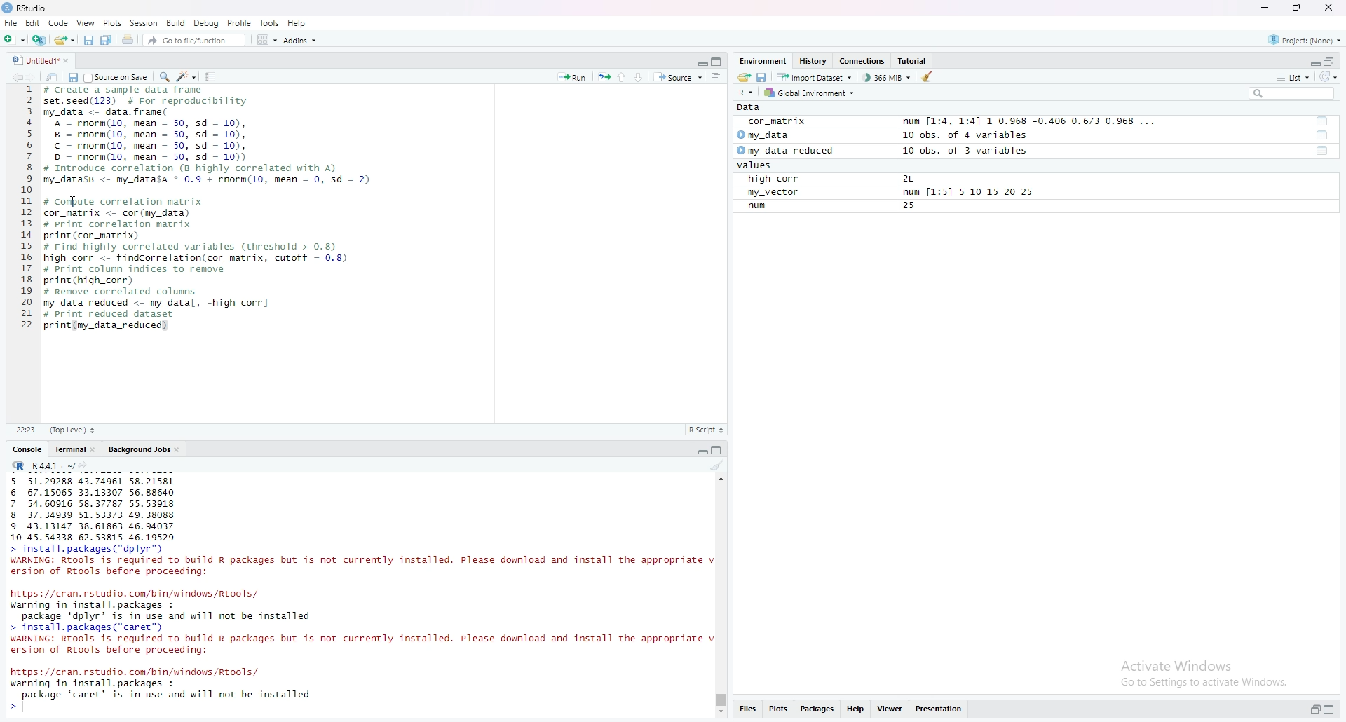 The width and height of the screenshot is (1346, 722). What do you see at coordinates (680, 77) in the screenshot?
I see `Source` at bounding box center [680, 77].